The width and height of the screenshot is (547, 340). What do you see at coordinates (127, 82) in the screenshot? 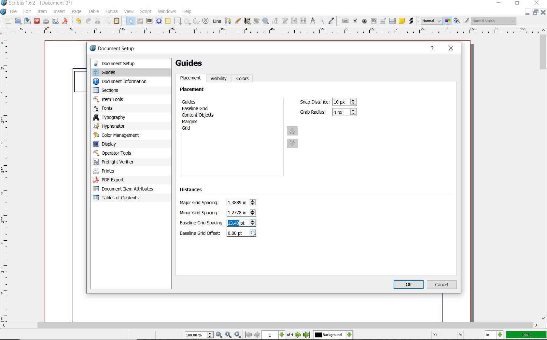
I see `document information` at bounding box center [127, 82].